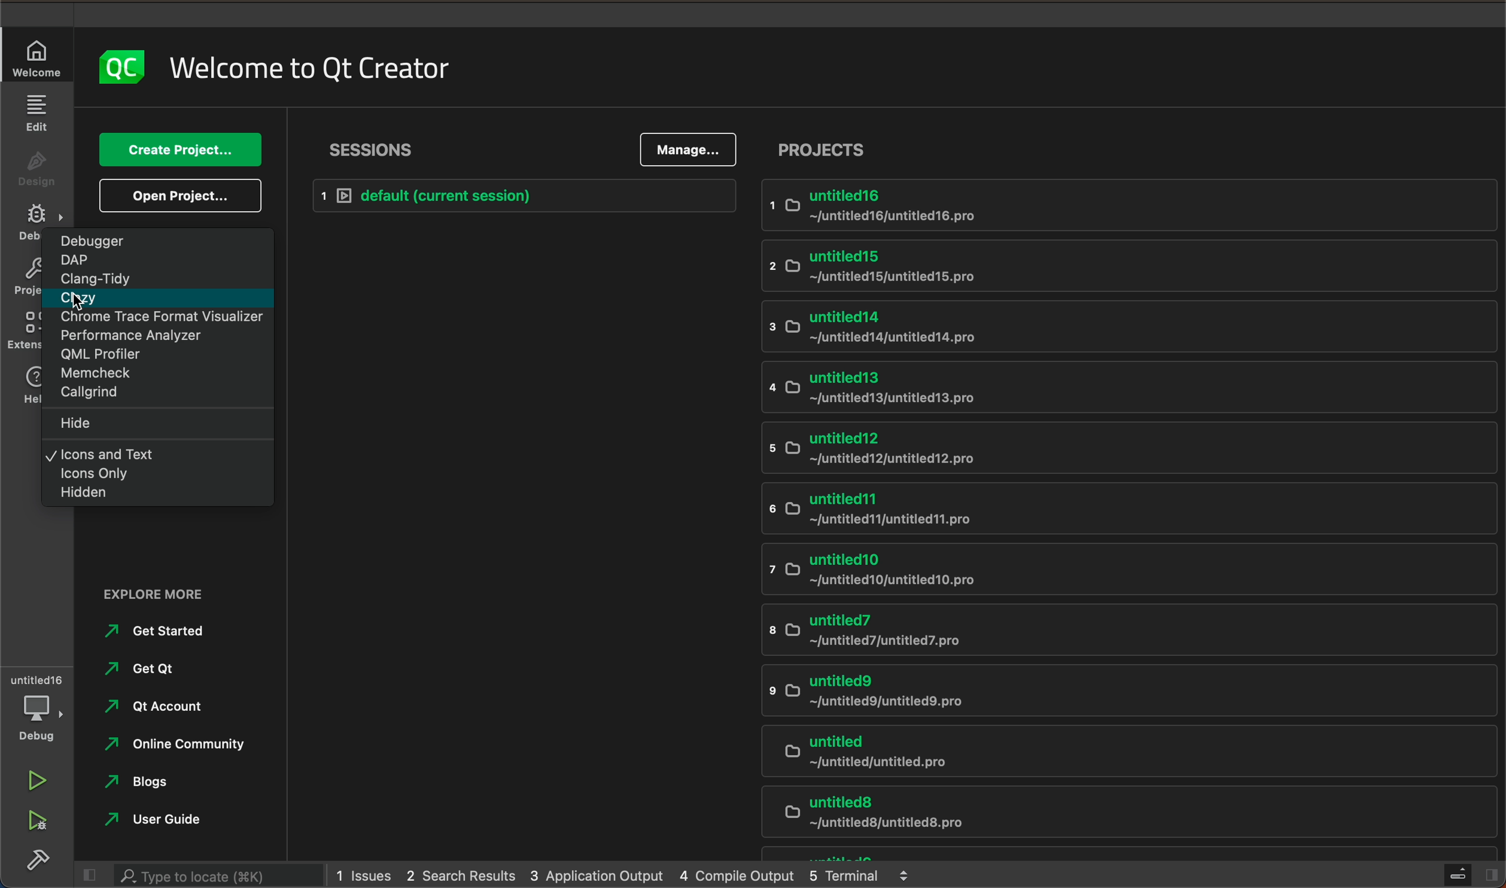  Describe the element at coordinates (41, 56) in the screenshot. I see `welcome` at that location.